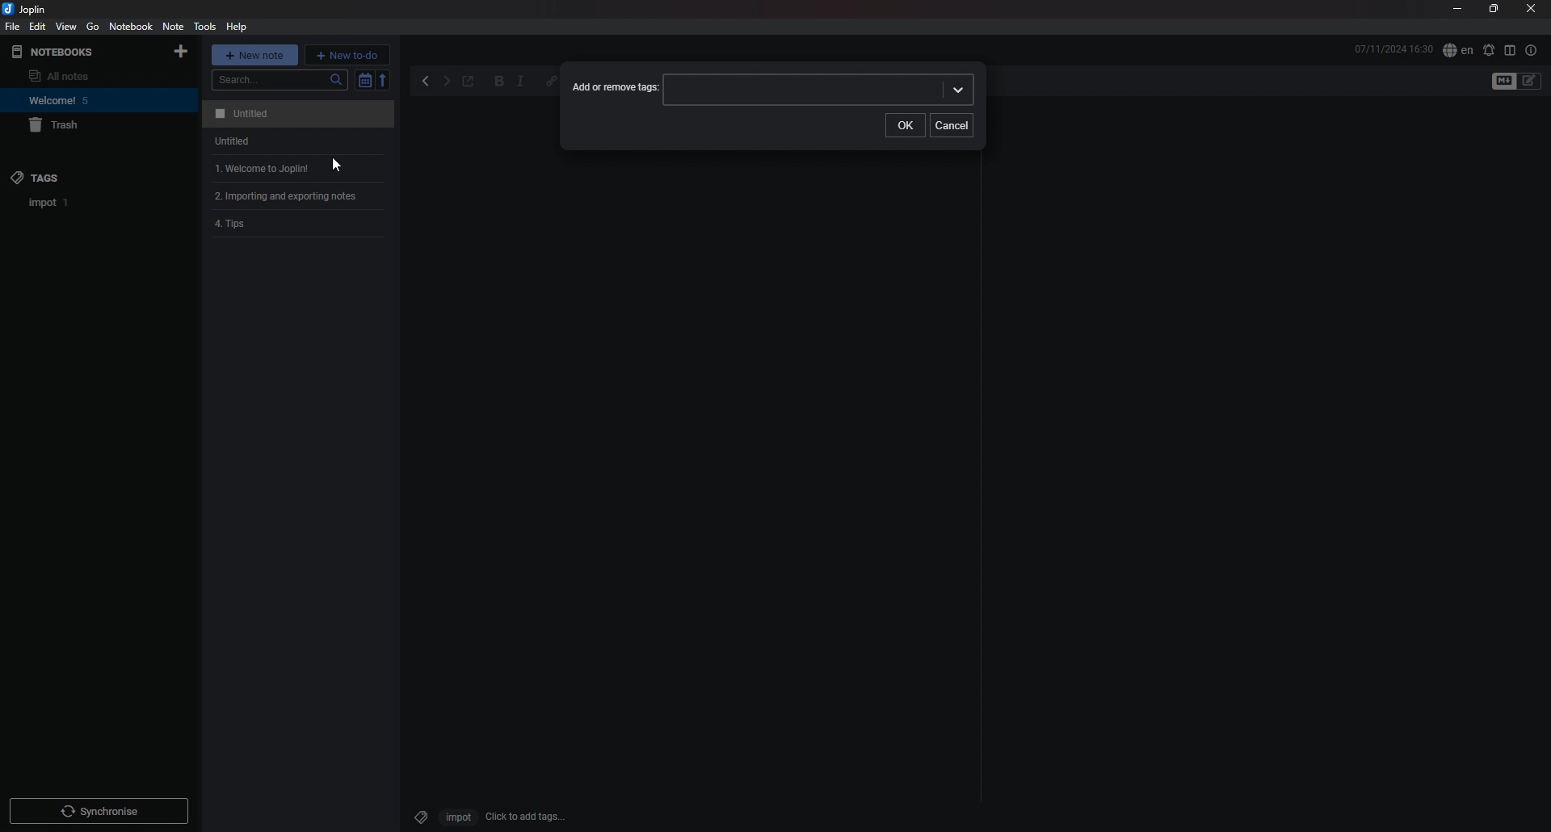 The width and height of the screenshot is (1551, 832). I want to click on tag, so click(418, 814).